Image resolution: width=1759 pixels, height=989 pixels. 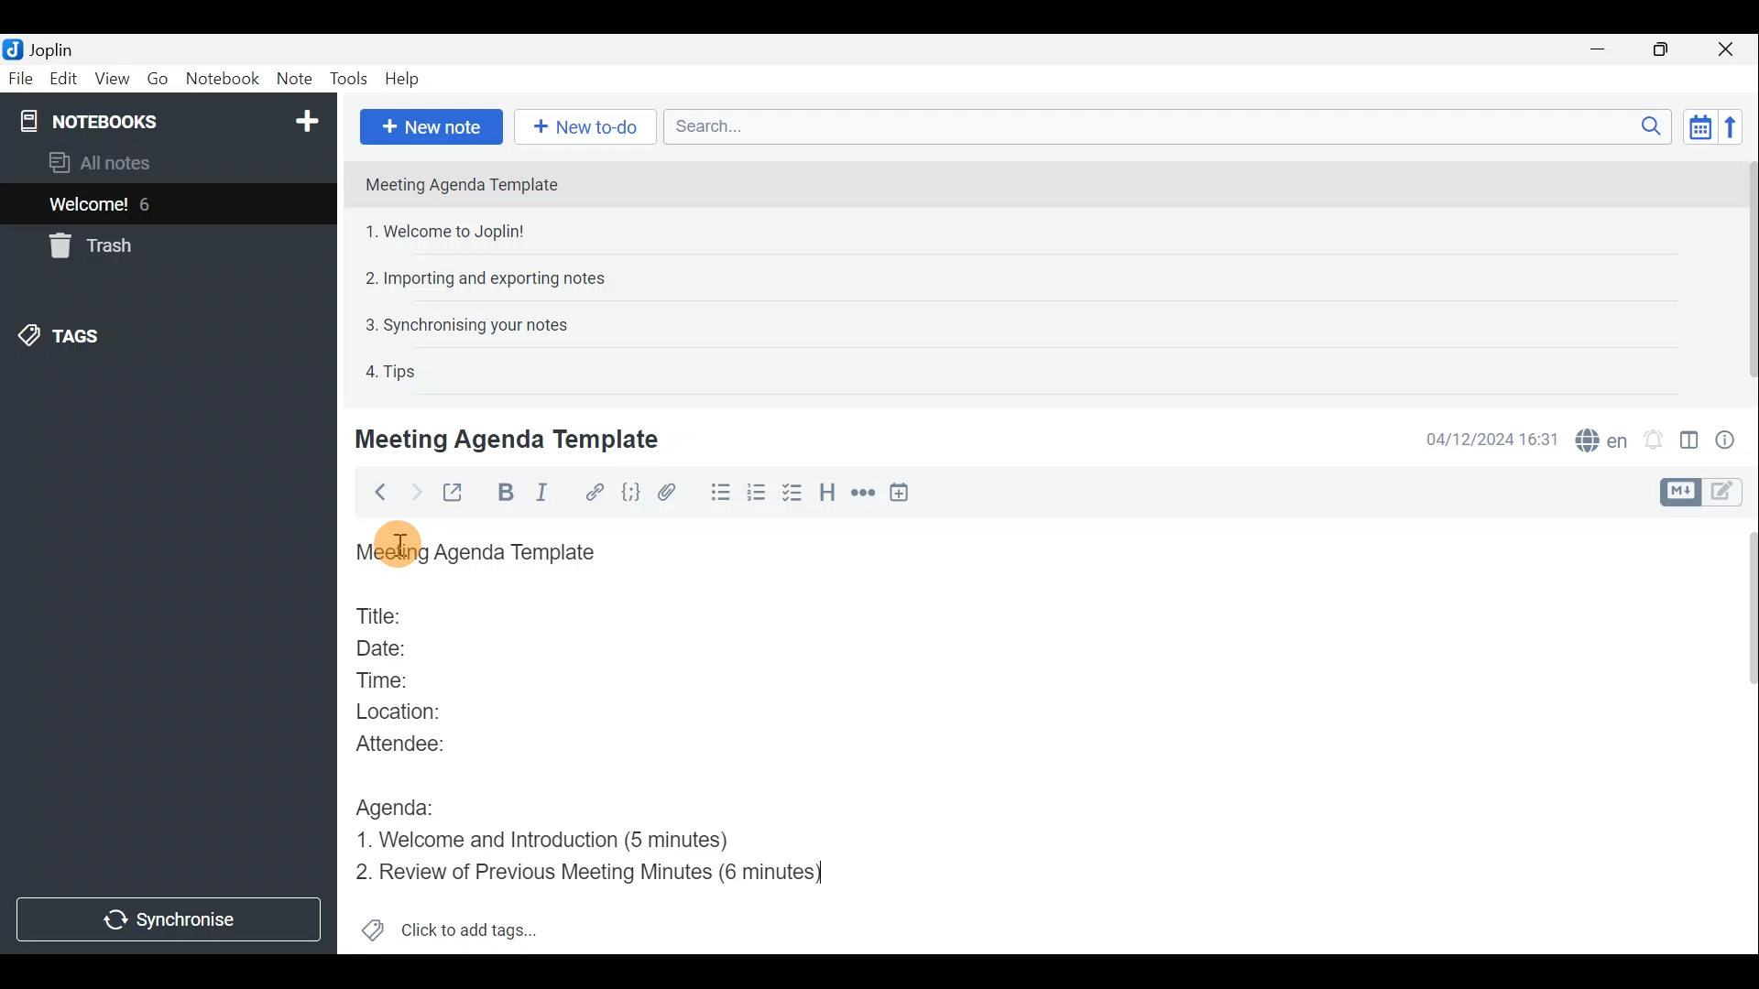 What do you see at coordinates (87, 245) in the screenshot?
I see `Trash` at bounding box center [87, 245].